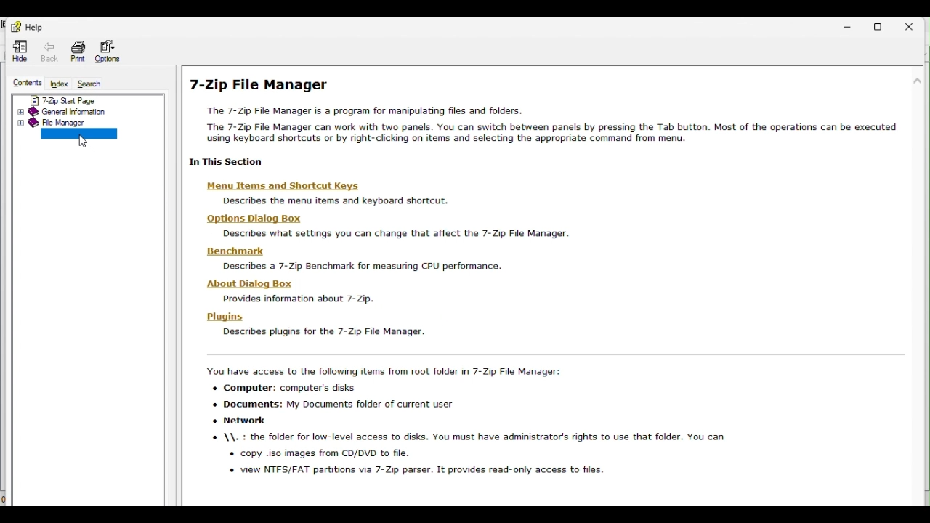 This screenshot has width=930, height=523. What do you see at coordinates (316, 299) in the screenshot?
I see `information about 7zip` at bounding box center [316, 299].